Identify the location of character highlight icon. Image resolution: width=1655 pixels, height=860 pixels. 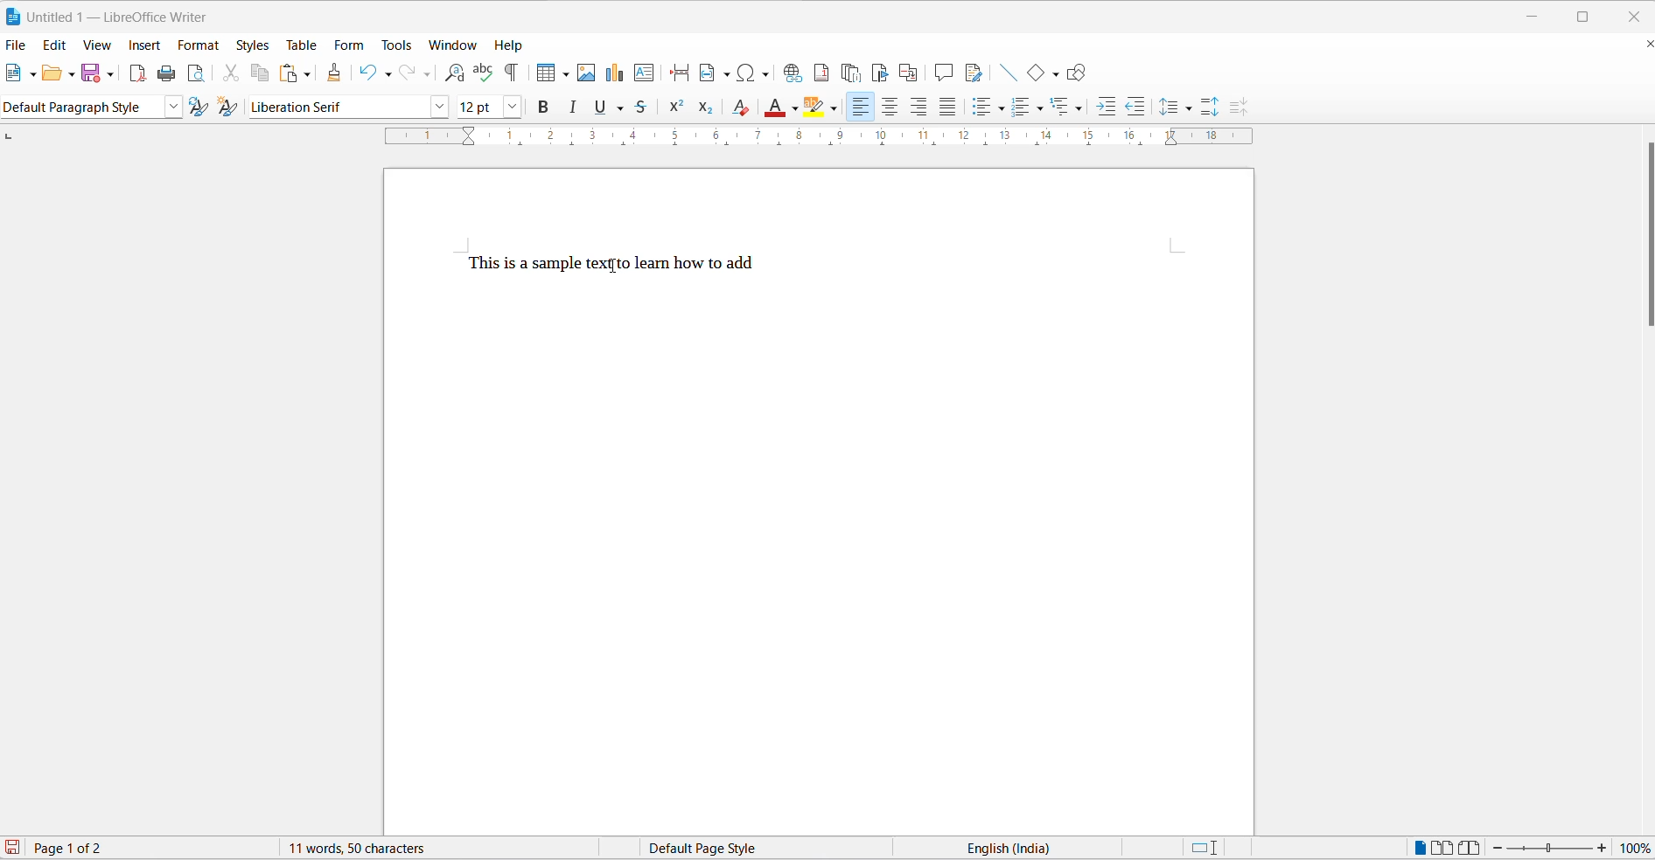
(818, 108).